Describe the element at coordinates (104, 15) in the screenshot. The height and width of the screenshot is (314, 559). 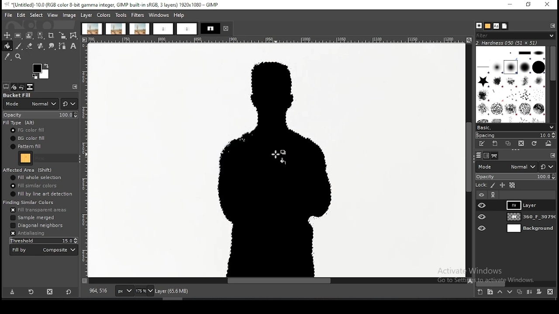
I see `colors` at that location.